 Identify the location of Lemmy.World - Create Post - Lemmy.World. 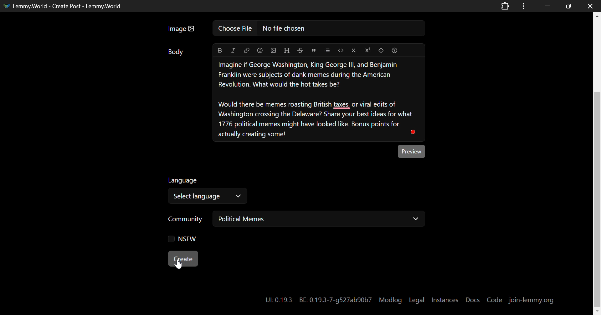
(67, 6).